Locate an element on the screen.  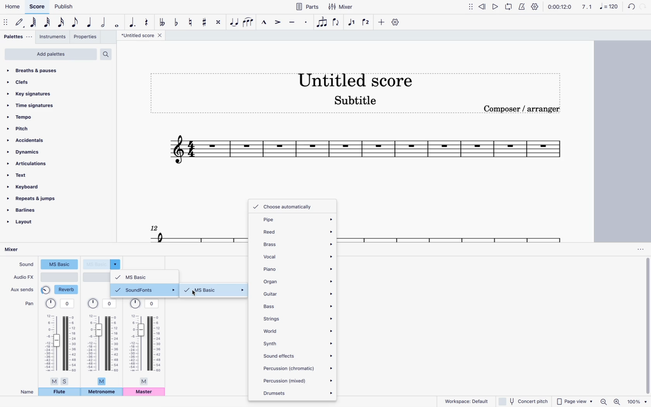
64th note is located at coordinates (33, 23).